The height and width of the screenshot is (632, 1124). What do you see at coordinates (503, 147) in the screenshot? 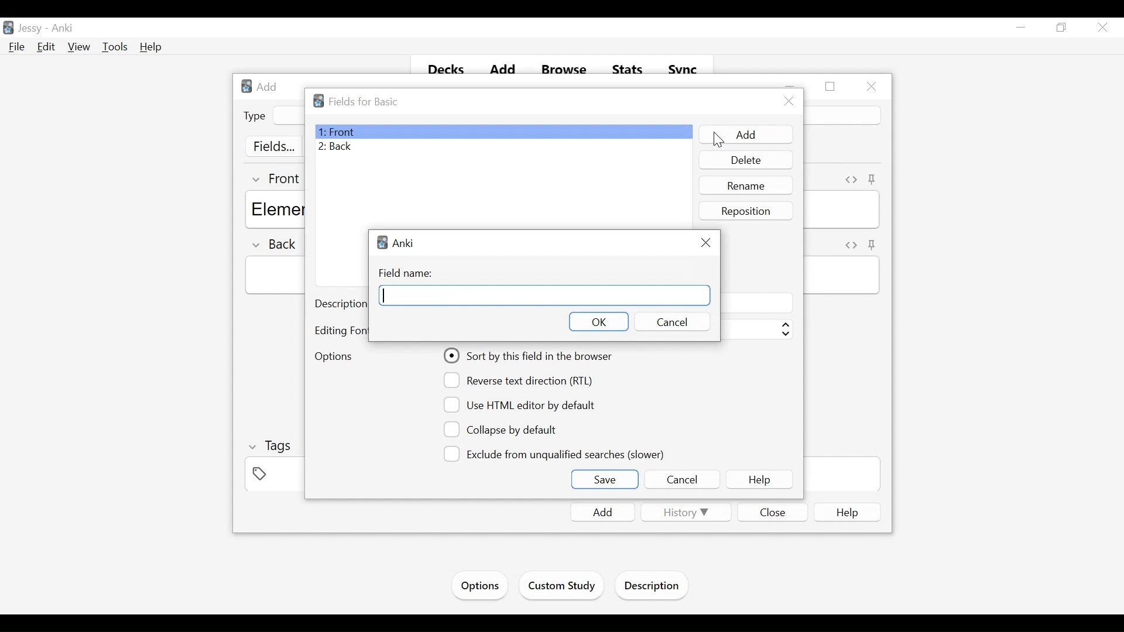
I see `Bac` at bounding box center [503, 147].